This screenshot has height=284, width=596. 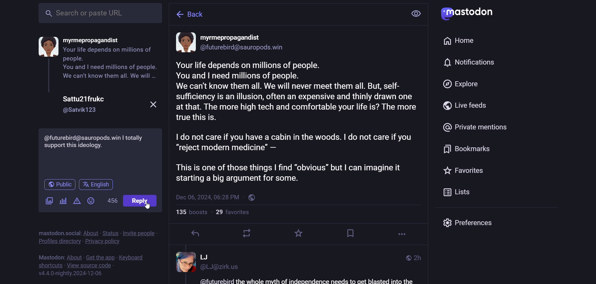 I want to click on id, so click(x=244, y=48).